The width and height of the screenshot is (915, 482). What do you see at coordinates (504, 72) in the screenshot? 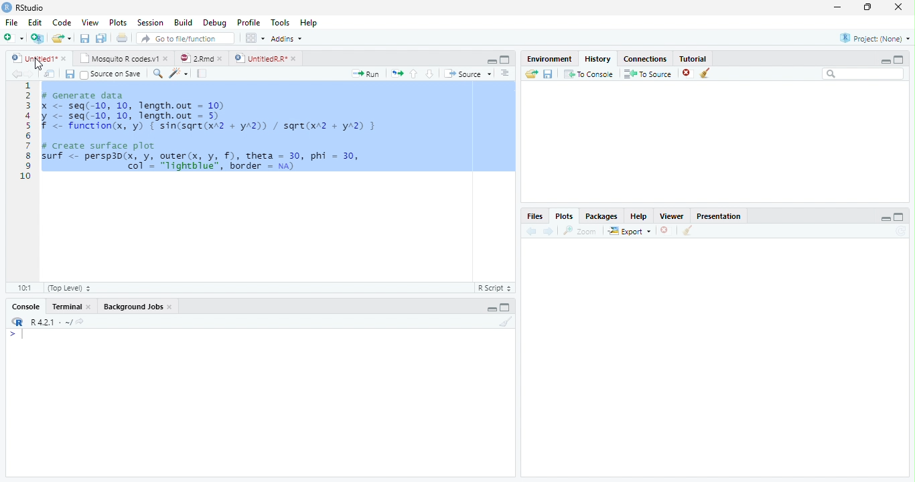
I see `Show document outline` at bounding box center [504, 72].